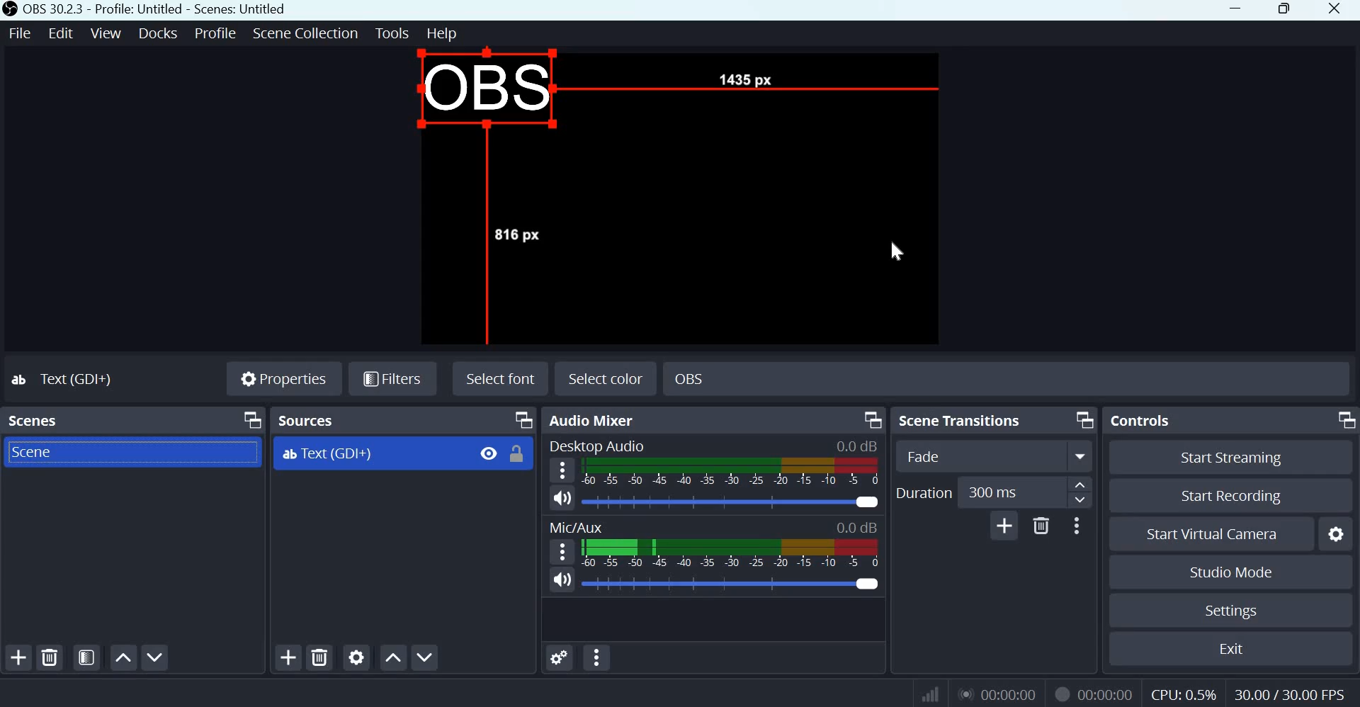  What do you see at coordinates (290, 657) in the screenshot?
I see `Add source(s)` at bounding box center [290, 657].